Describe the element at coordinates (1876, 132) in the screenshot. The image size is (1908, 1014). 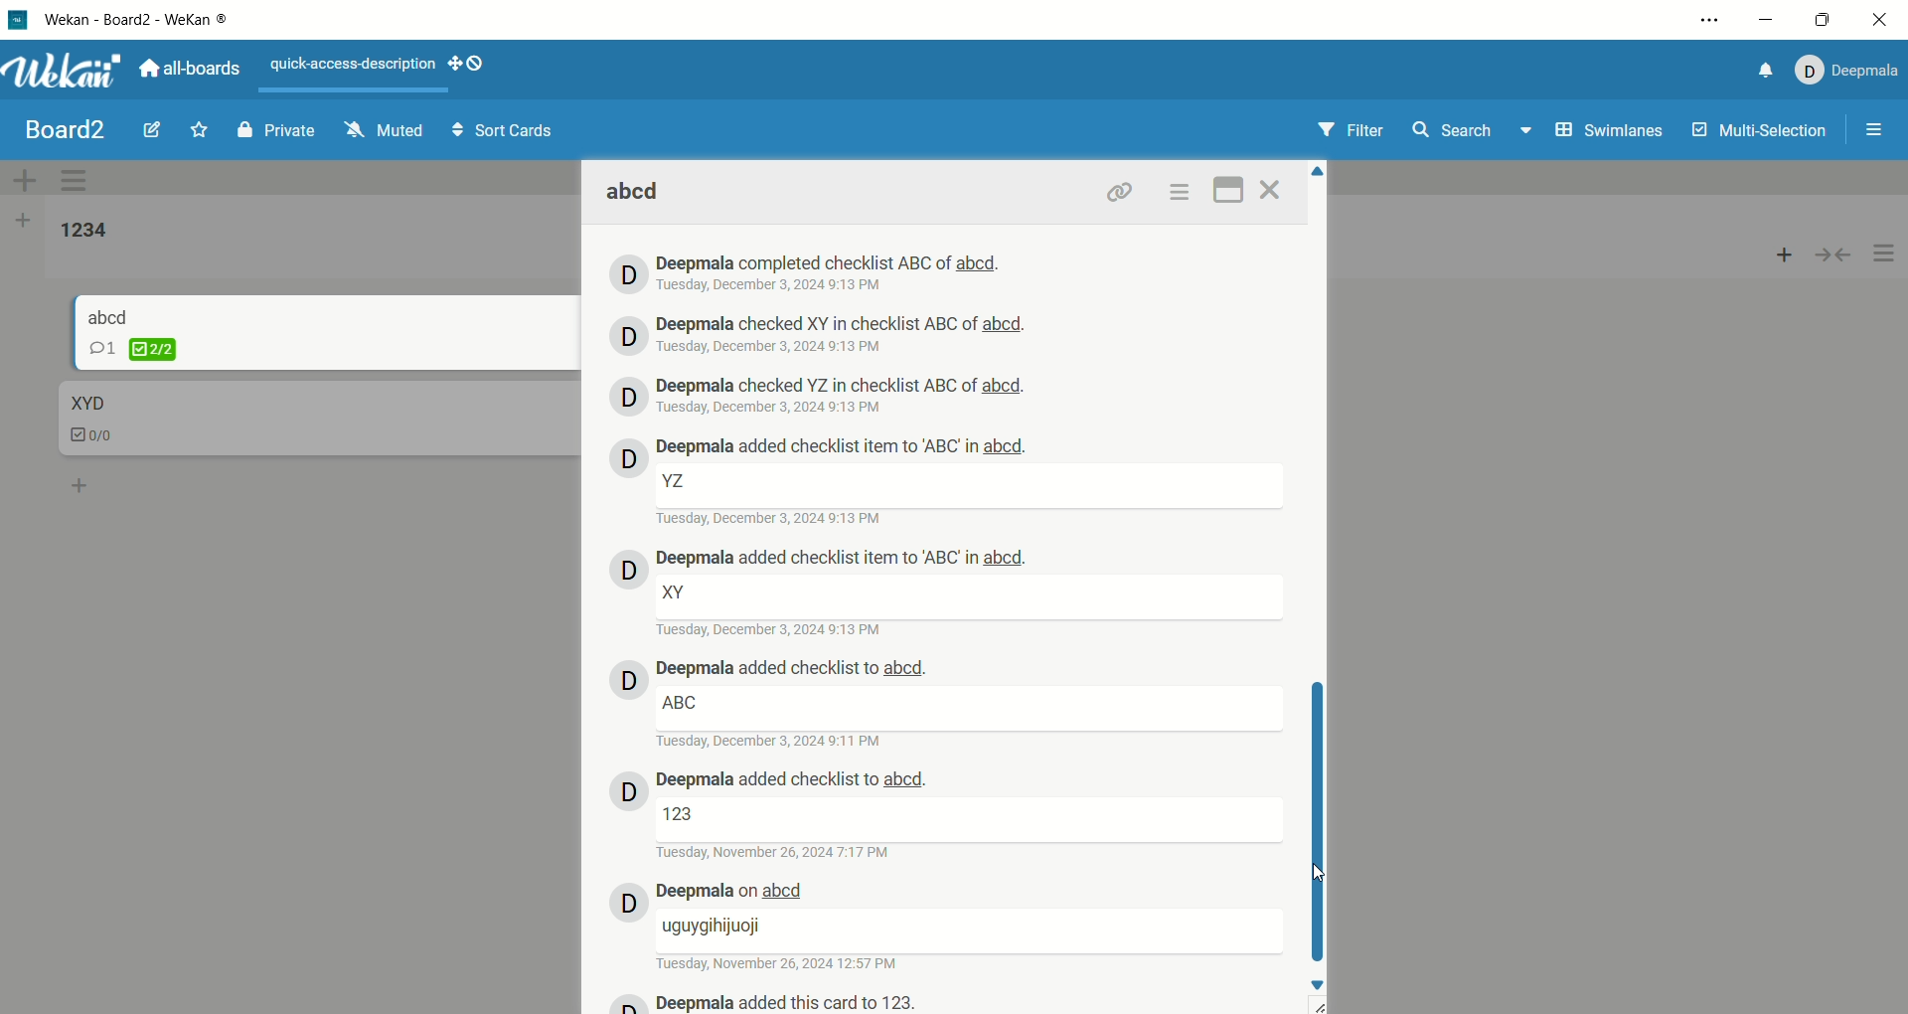
I see `options` at that location.